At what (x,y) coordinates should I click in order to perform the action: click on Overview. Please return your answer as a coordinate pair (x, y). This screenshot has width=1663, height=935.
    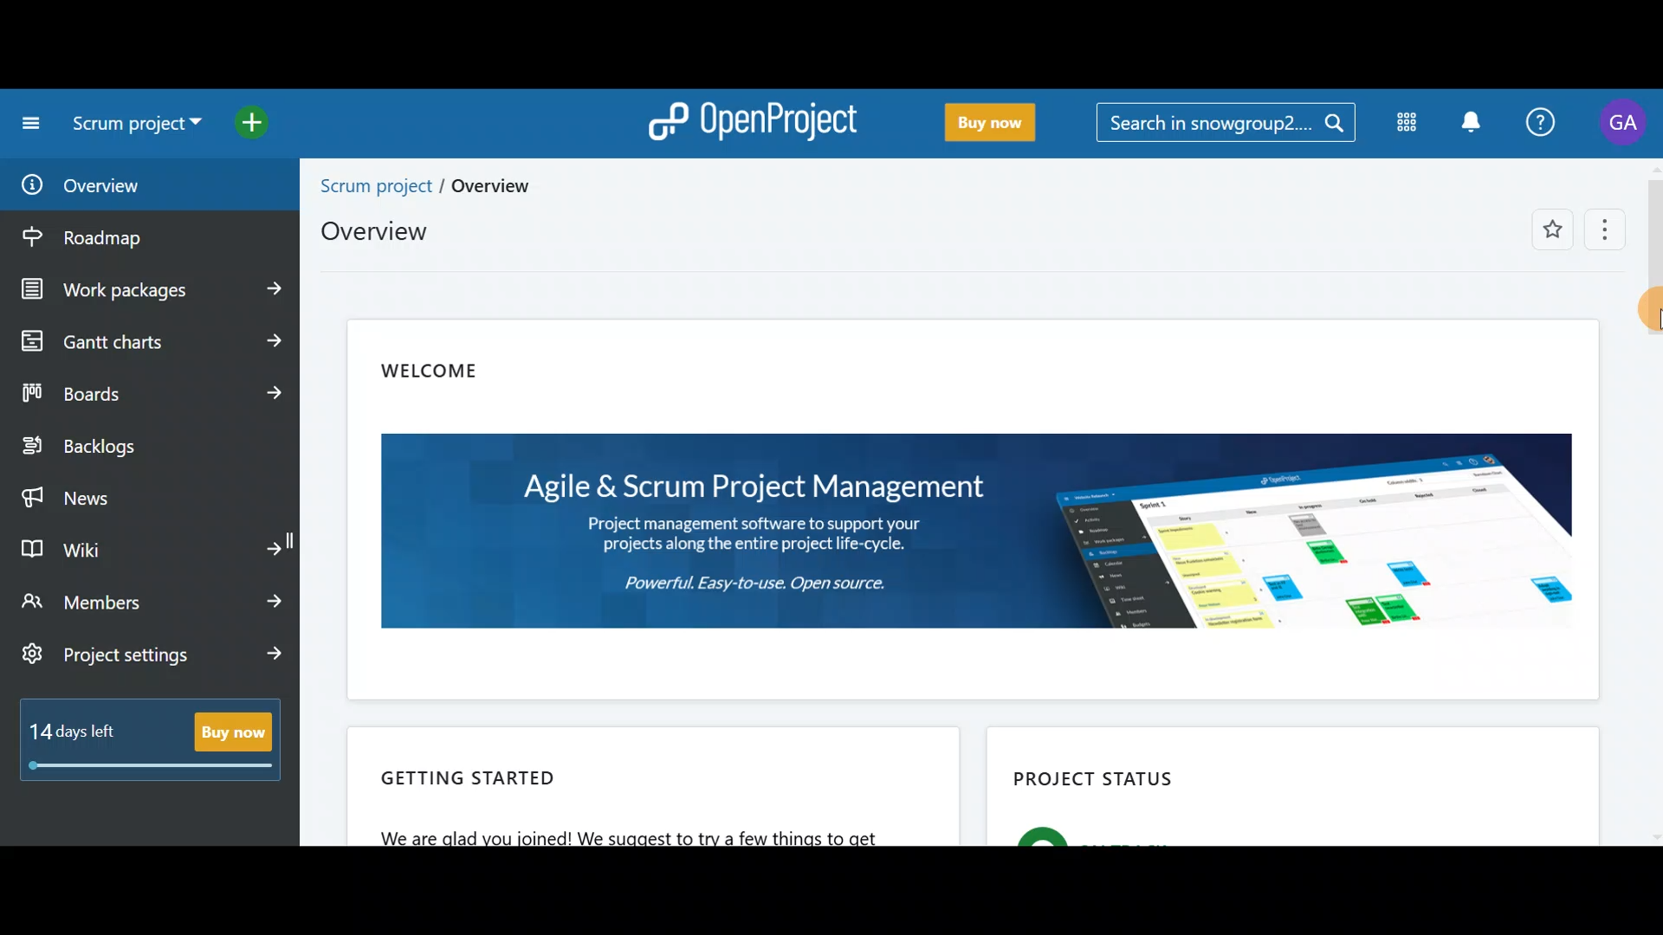
    Looking at the image, I should click on (128, 185).